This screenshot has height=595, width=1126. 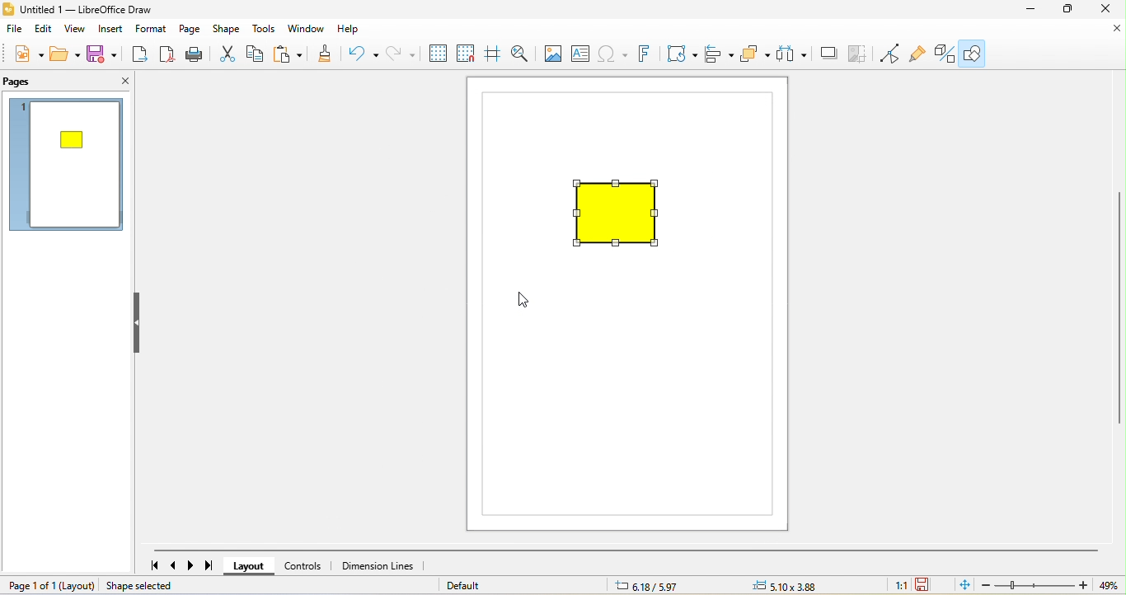 What do you see at coordinates (918, 53) in the screenshot?
I see `show gluepoint function` at bounding box center [918, 53].